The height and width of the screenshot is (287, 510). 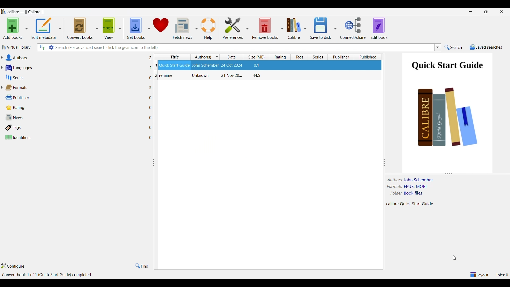 I want to click on restore, so click(x=486, y=12).